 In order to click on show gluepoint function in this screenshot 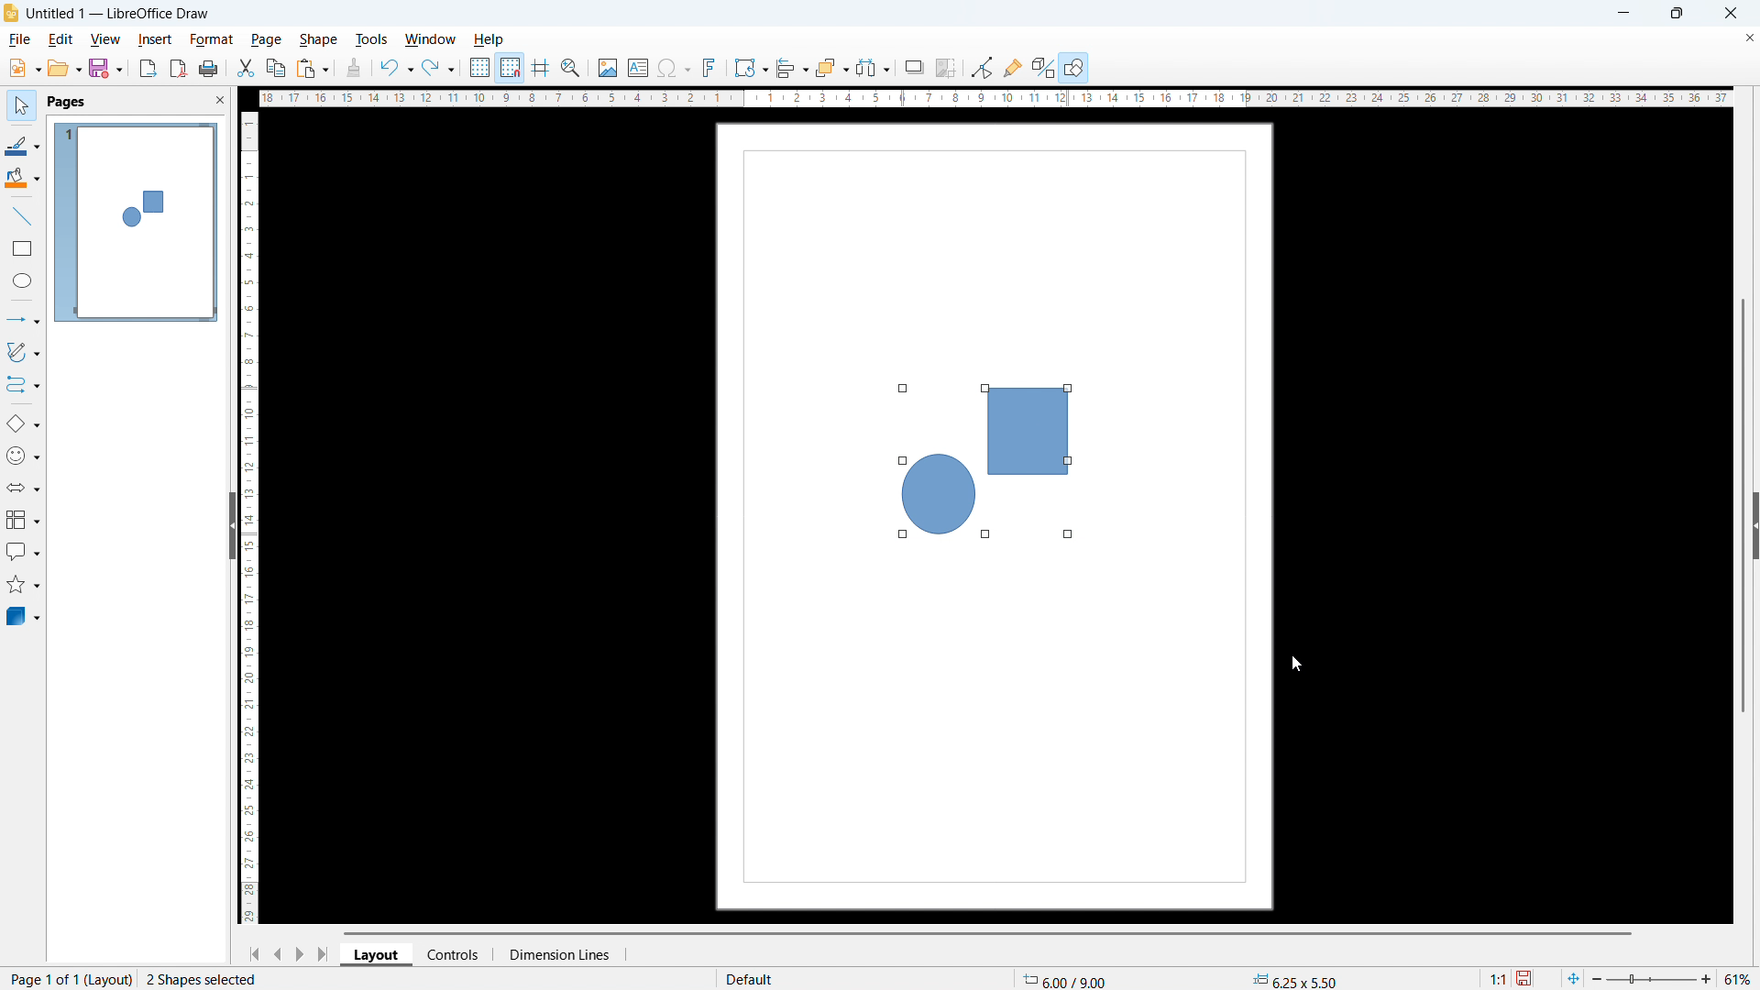, I will do `click(1014, 67)`.